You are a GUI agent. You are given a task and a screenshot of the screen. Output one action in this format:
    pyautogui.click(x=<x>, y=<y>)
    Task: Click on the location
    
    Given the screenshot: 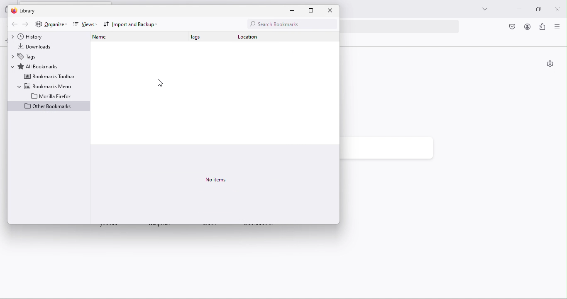 What is the action you would take?
    pyautogui.click(x=245, y=37)
    